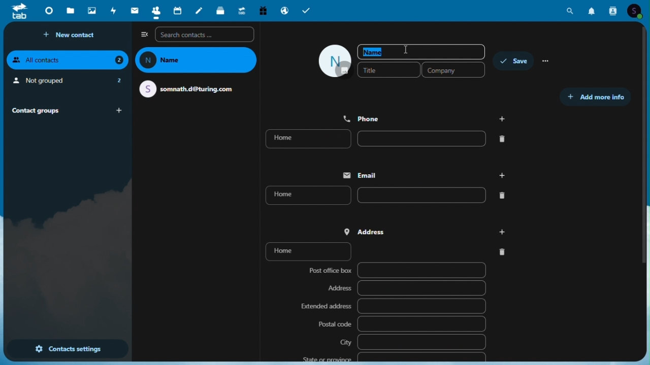 The height and width of the screenshot is (365, 650). I want to click on name, so click(197, 60).